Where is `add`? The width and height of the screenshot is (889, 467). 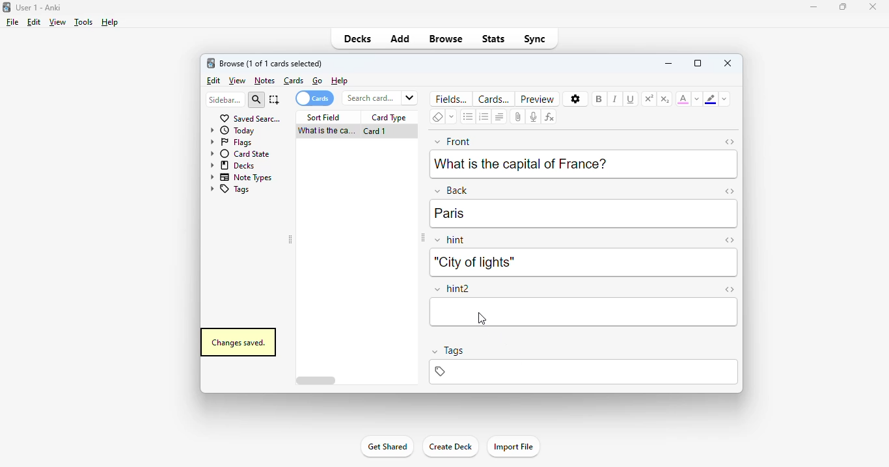
add is located at coordinates (400, 38).